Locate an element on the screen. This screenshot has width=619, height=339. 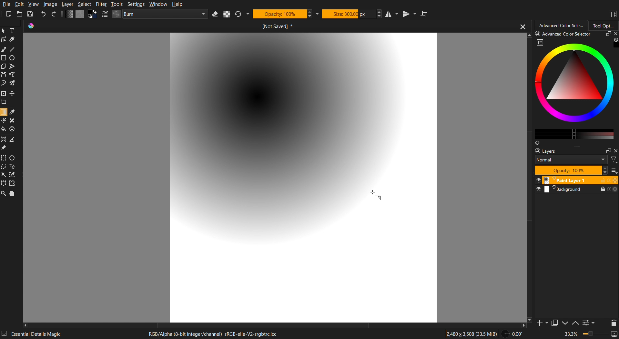
Brush Settings is located at coordinates (156, 14).